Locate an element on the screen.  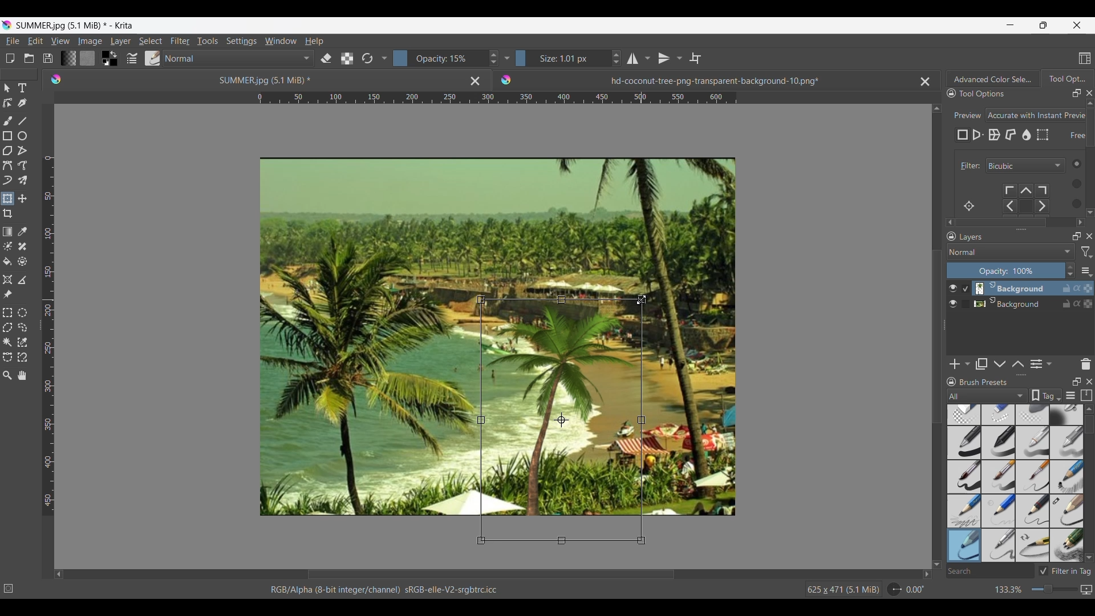
Set eraser mode is located at coordinates (325, 58).